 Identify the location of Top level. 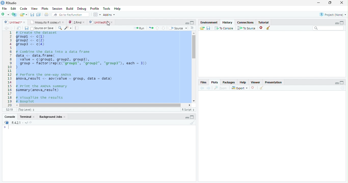
(27, 110).